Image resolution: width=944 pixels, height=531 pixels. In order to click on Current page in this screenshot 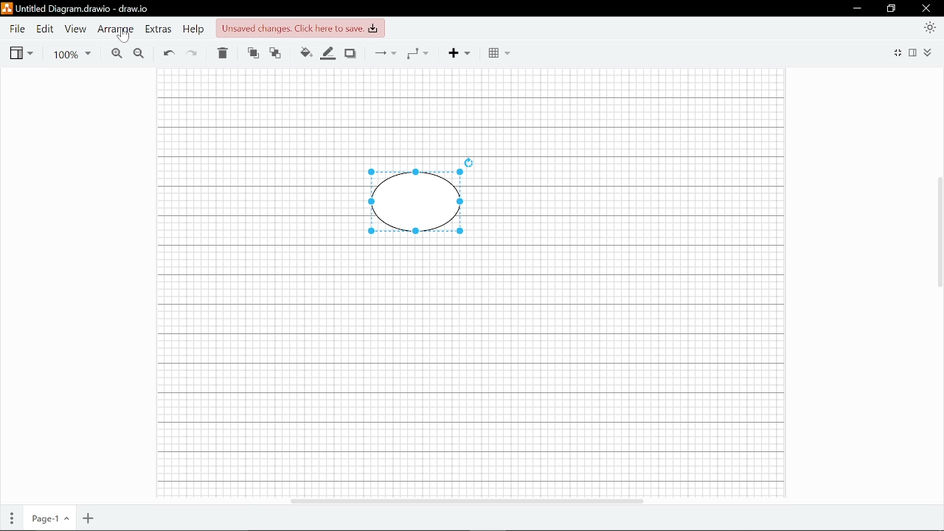, I will do `click(51, 519)`.